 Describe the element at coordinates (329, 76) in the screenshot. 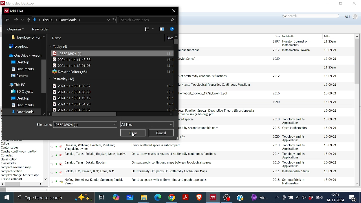

I see `date` at that location.